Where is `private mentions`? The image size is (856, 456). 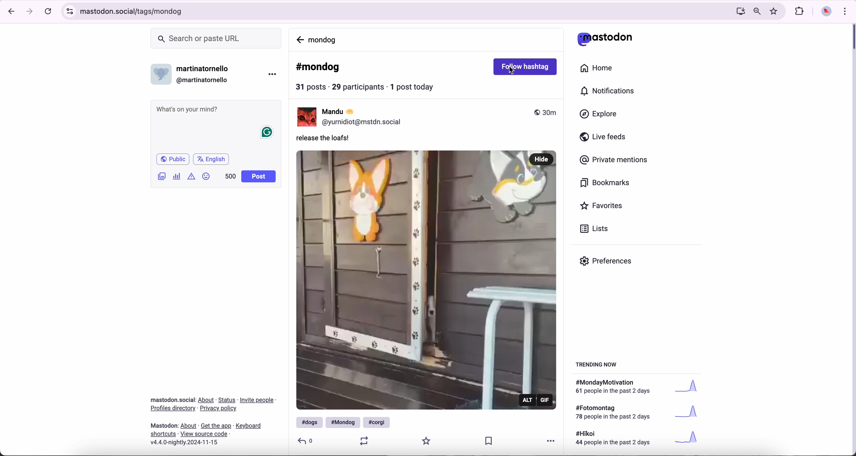
private mentions is located at coordinates (616, 161).